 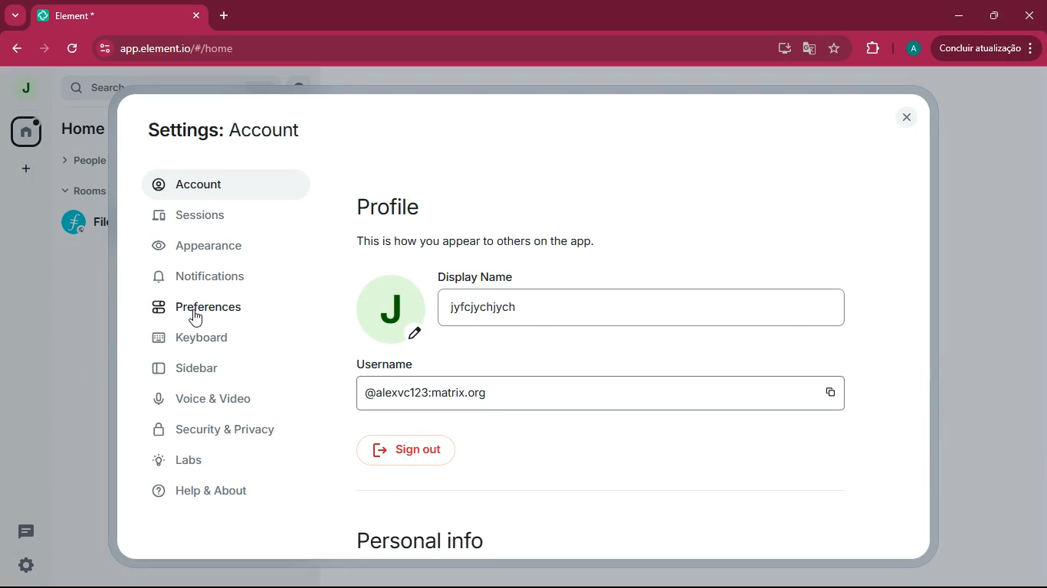 I want to click on copy, so click(x=832, y=393).